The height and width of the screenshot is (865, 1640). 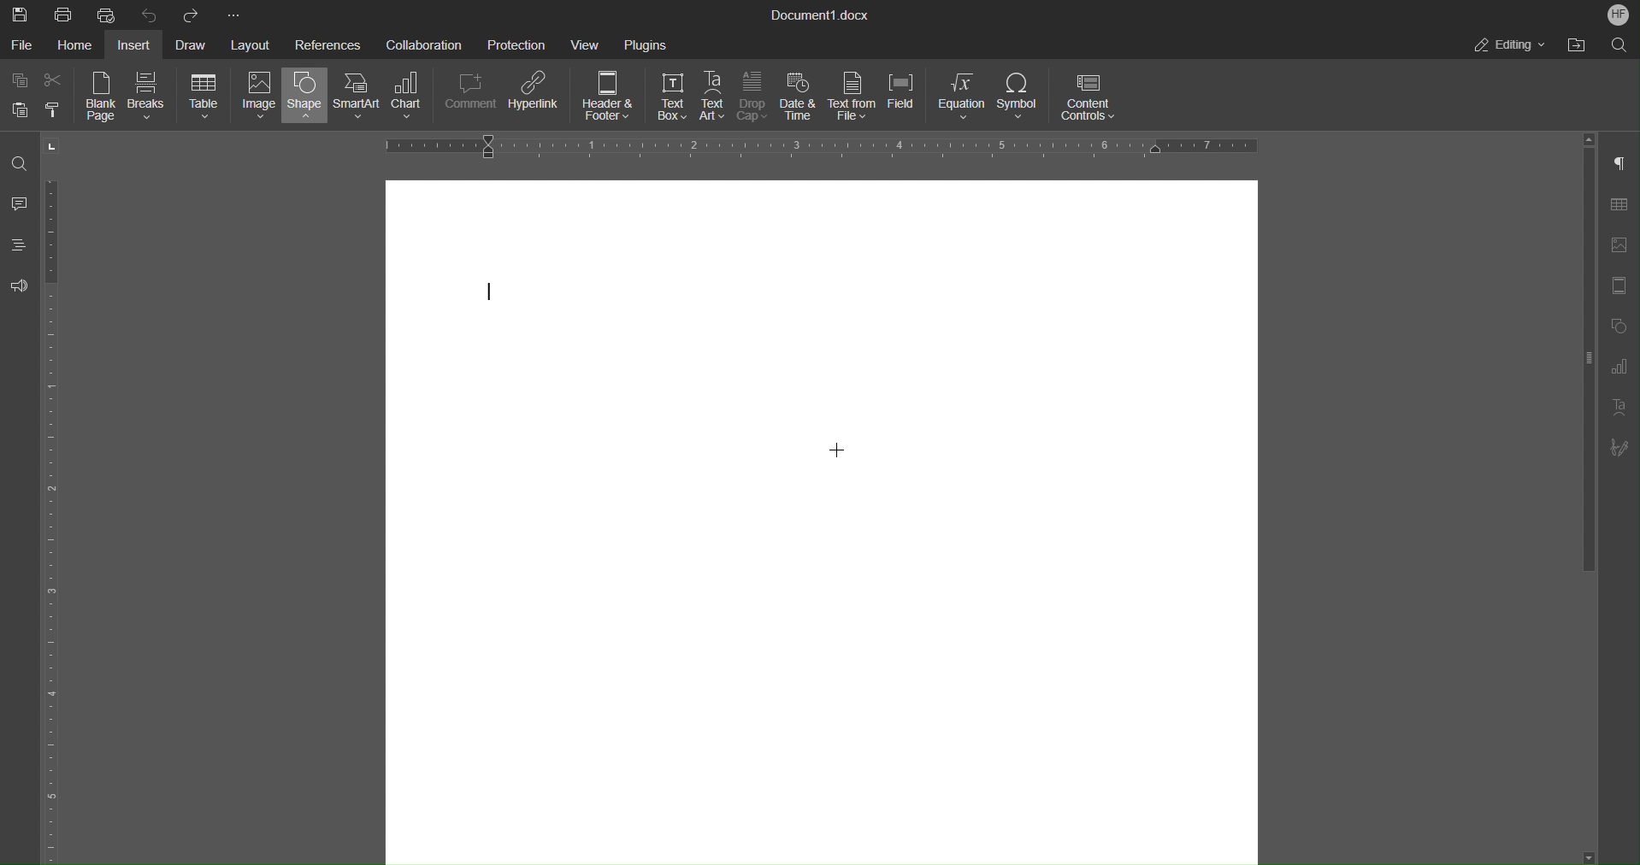 I want to click on Cursor, so click(x=829, y=456).